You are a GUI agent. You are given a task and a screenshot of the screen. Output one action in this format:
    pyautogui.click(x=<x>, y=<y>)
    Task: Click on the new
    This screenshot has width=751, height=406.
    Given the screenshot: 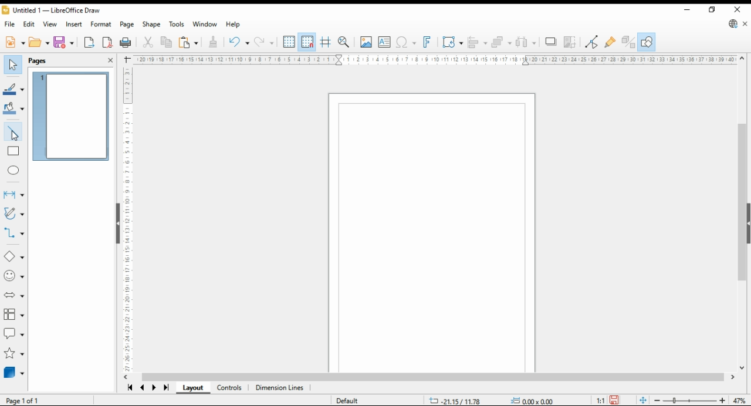 What is the action you would take?
    pyautogui.click(x=14, y=43)
    